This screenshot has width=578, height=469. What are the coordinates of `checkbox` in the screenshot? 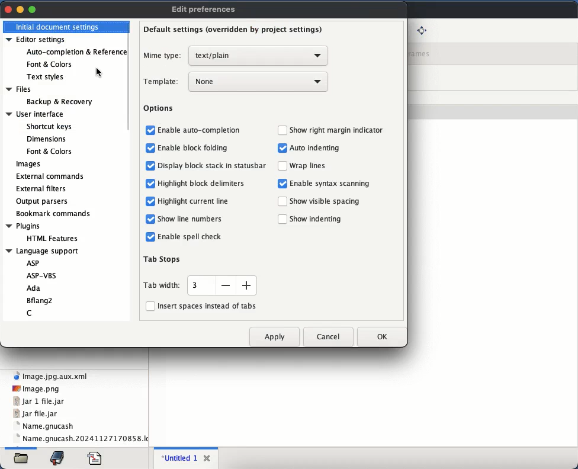 It's located at (148, 306).